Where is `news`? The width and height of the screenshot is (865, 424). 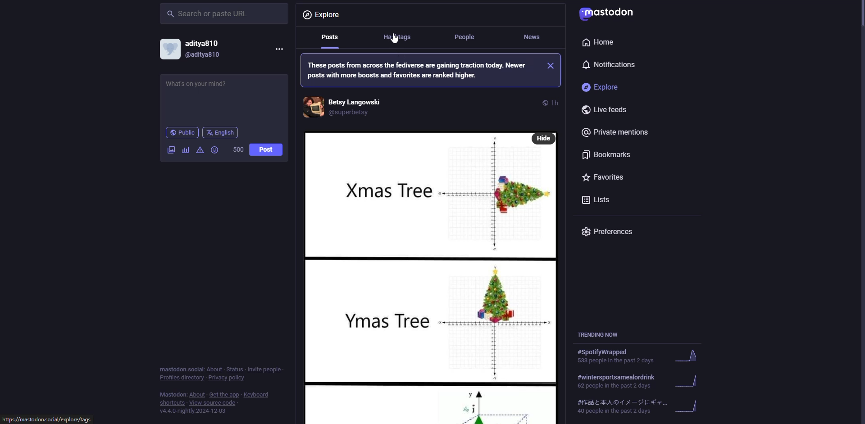
news is located at coordinates (538, 37).